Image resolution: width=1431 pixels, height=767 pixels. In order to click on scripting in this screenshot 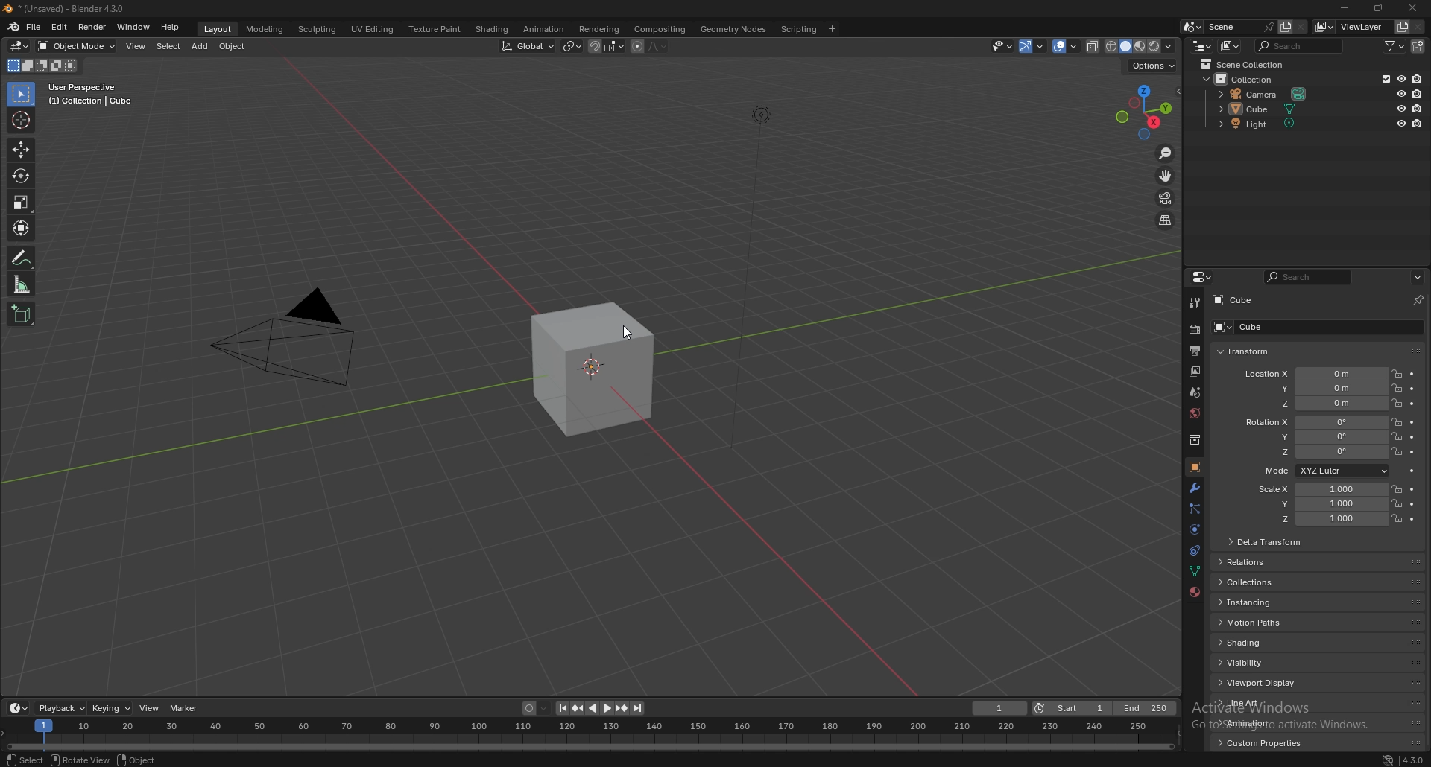, I will do `click(797, 29)`.